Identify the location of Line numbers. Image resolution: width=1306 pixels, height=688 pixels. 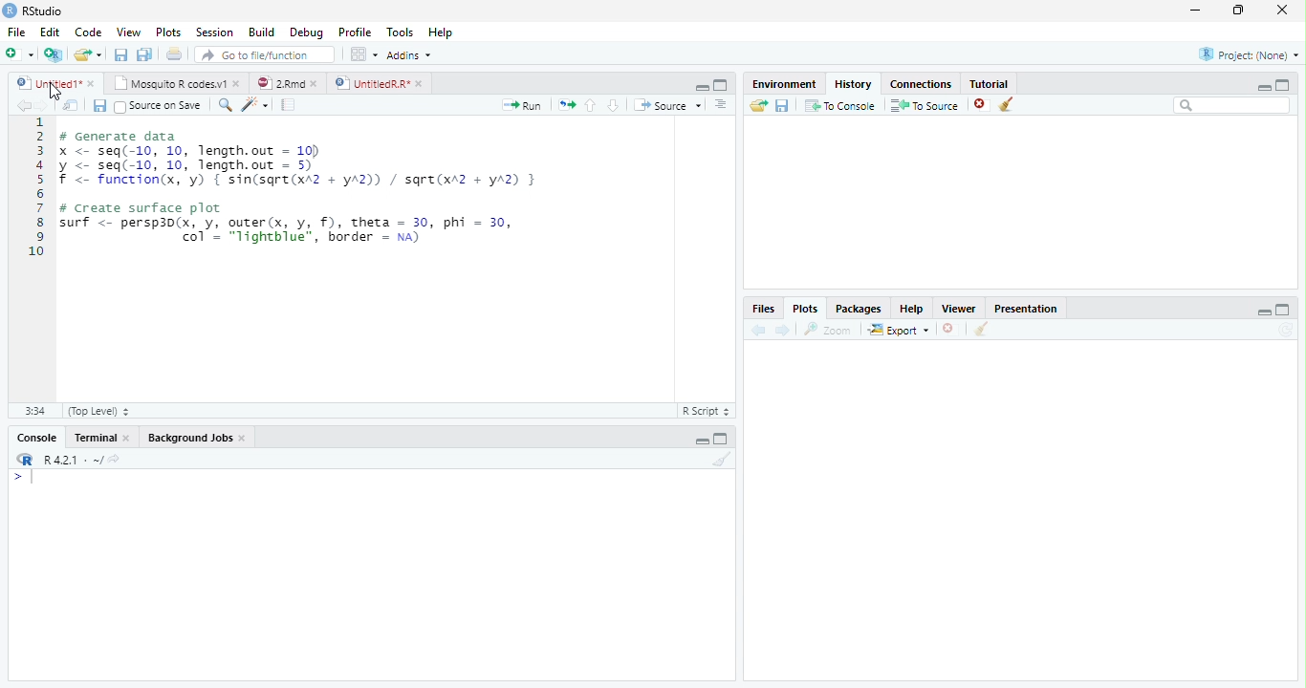
(36, 187).